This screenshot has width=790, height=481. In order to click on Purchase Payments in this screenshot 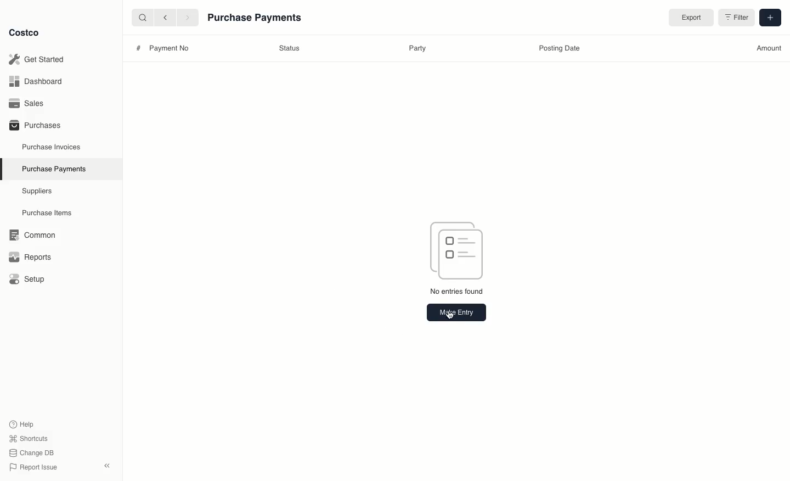, I will do `click(53, 168)`.